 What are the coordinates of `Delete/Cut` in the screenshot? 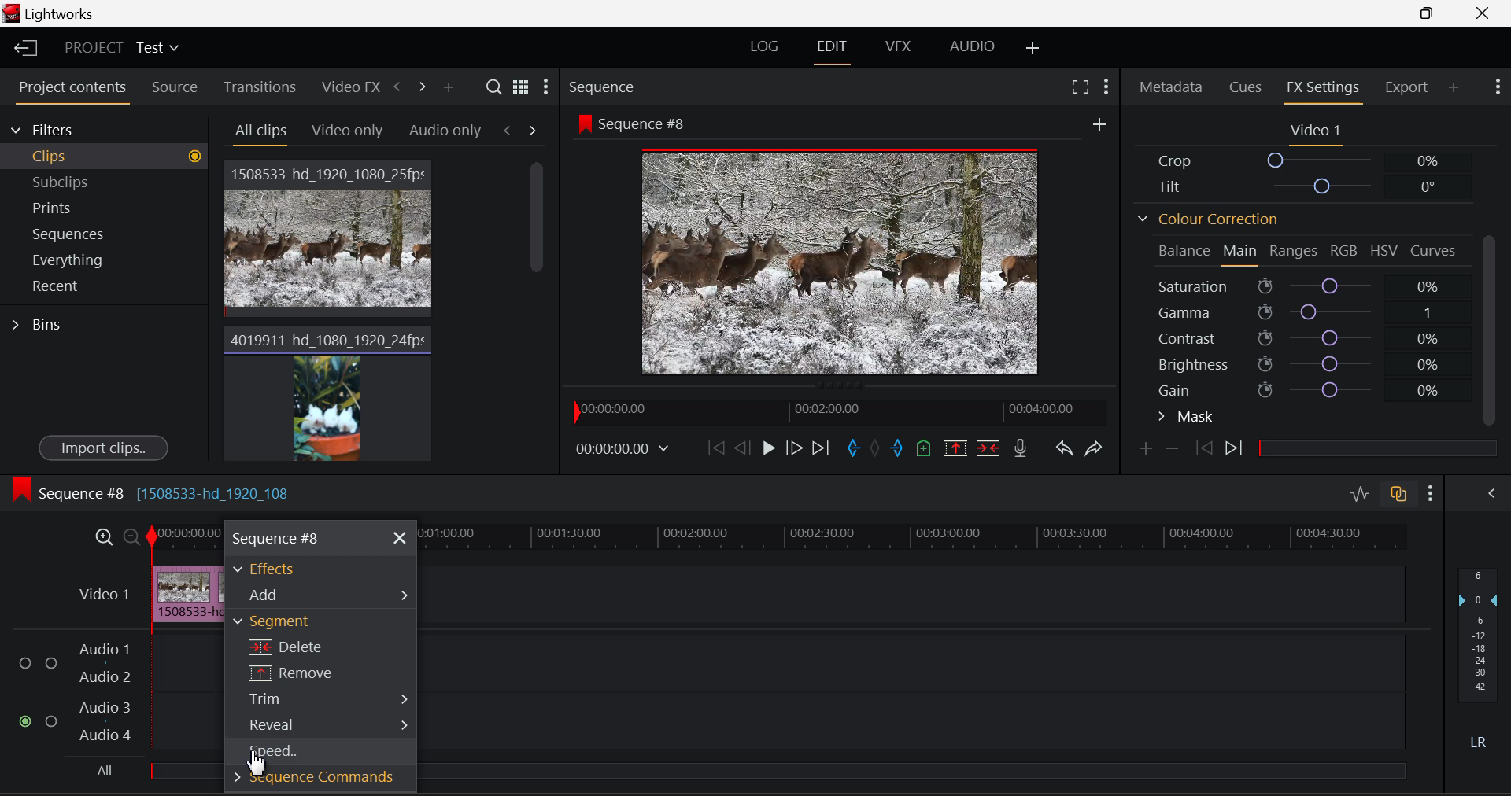 It's located at (988, 448).